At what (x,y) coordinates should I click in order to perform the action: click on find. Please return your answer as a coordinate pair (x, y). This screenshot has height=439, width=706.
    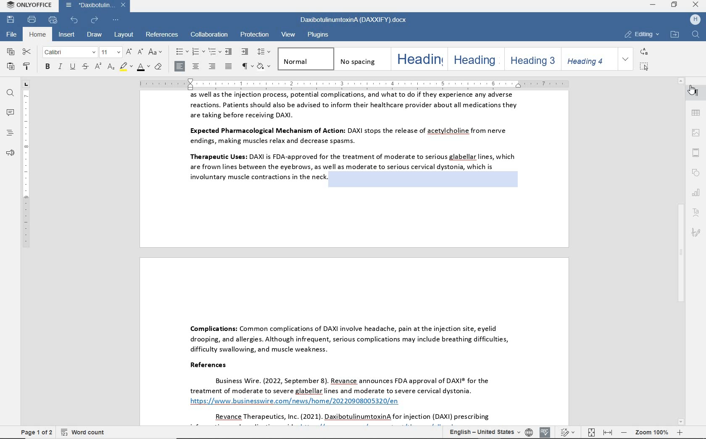
    Looking at the image, I should click on (695, 35).